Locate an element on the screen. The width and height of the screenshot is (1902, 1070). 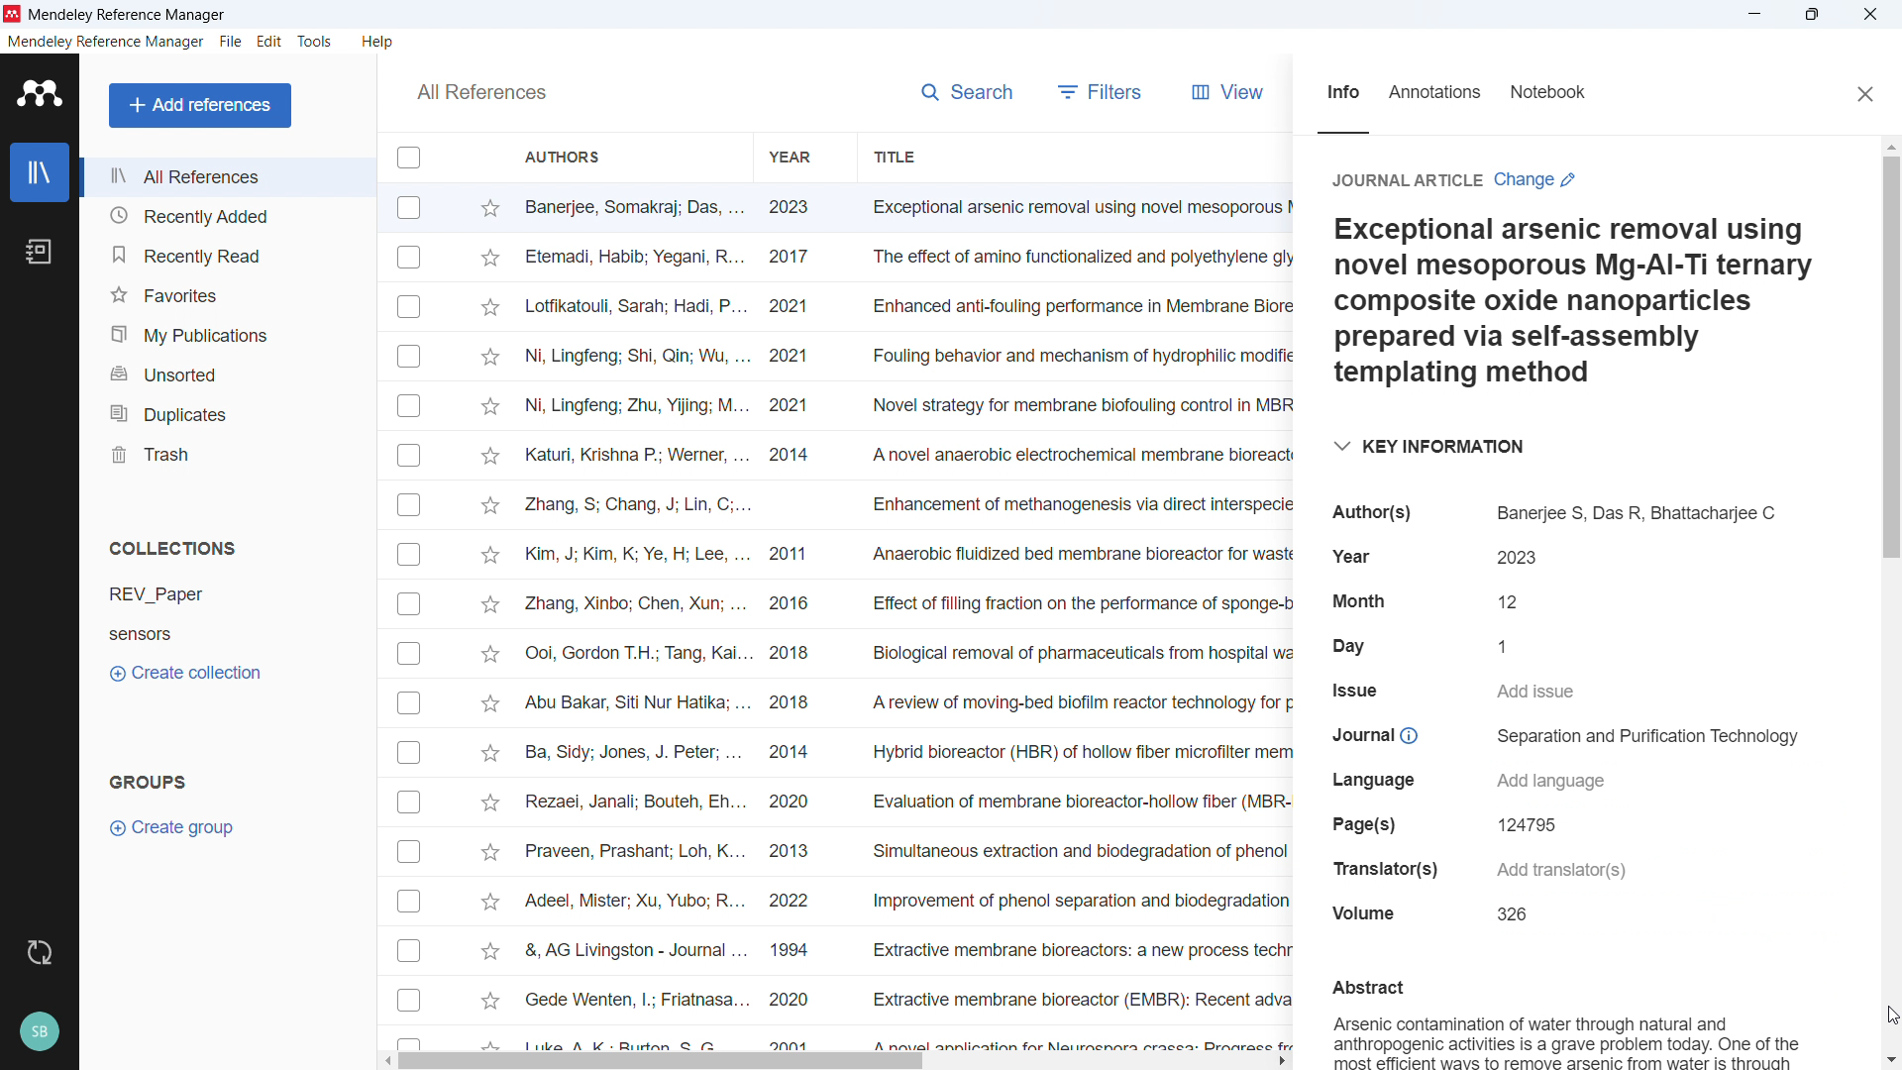
click to select individual entry is located at coordinates (411, 356).